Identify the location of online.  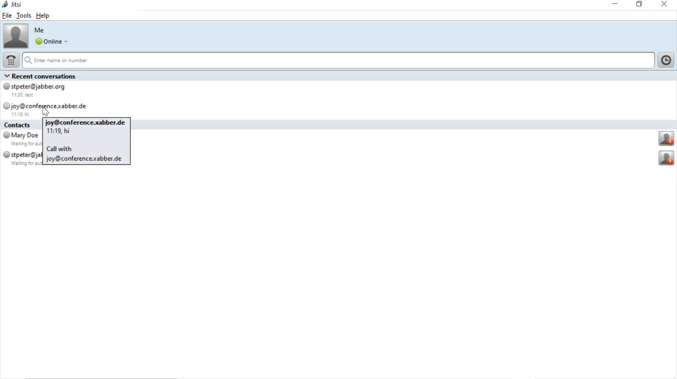
(50, 42).